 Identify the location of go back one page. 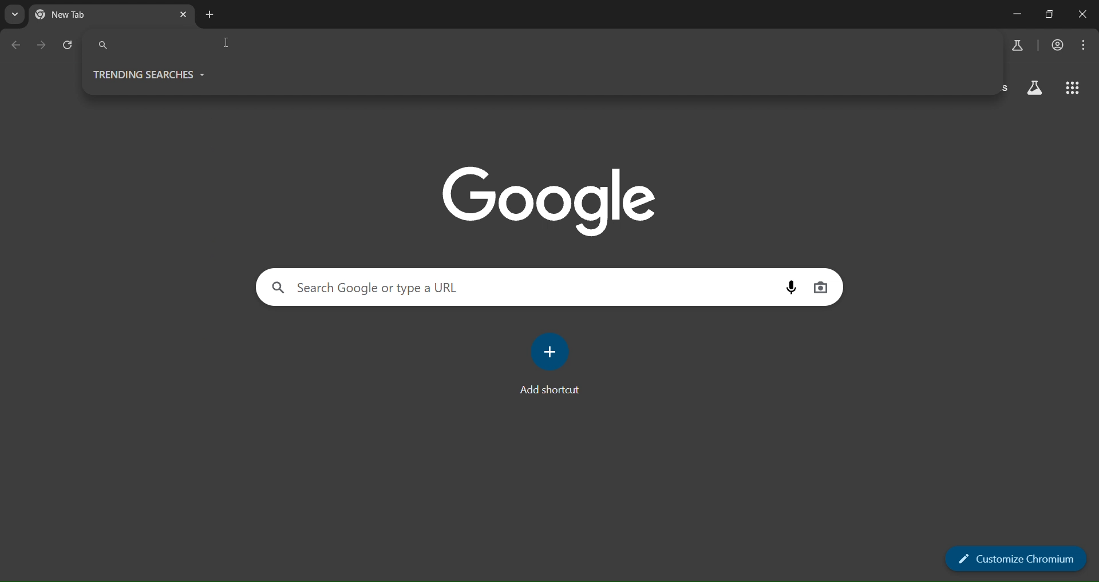
(14, 46).